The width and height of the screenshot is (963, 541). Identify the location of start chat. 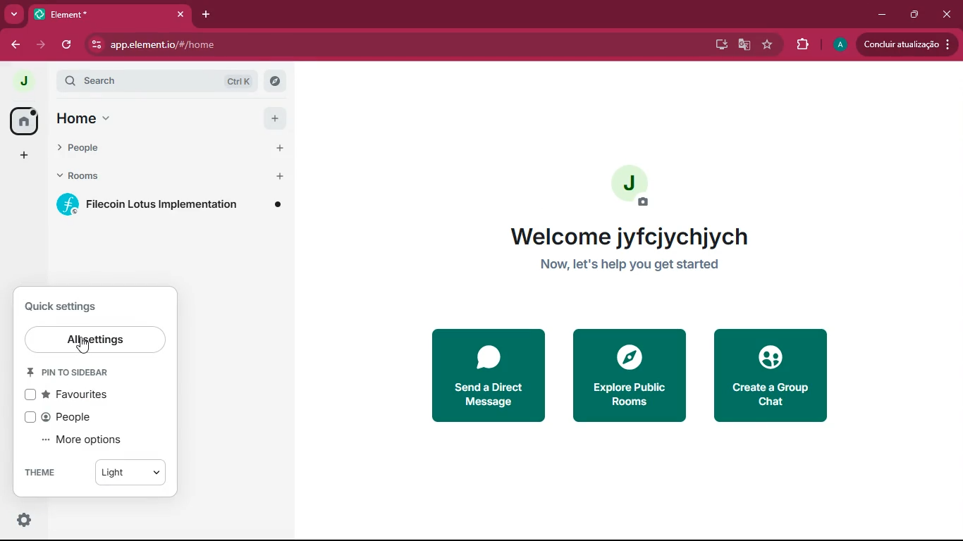
(280, 149).